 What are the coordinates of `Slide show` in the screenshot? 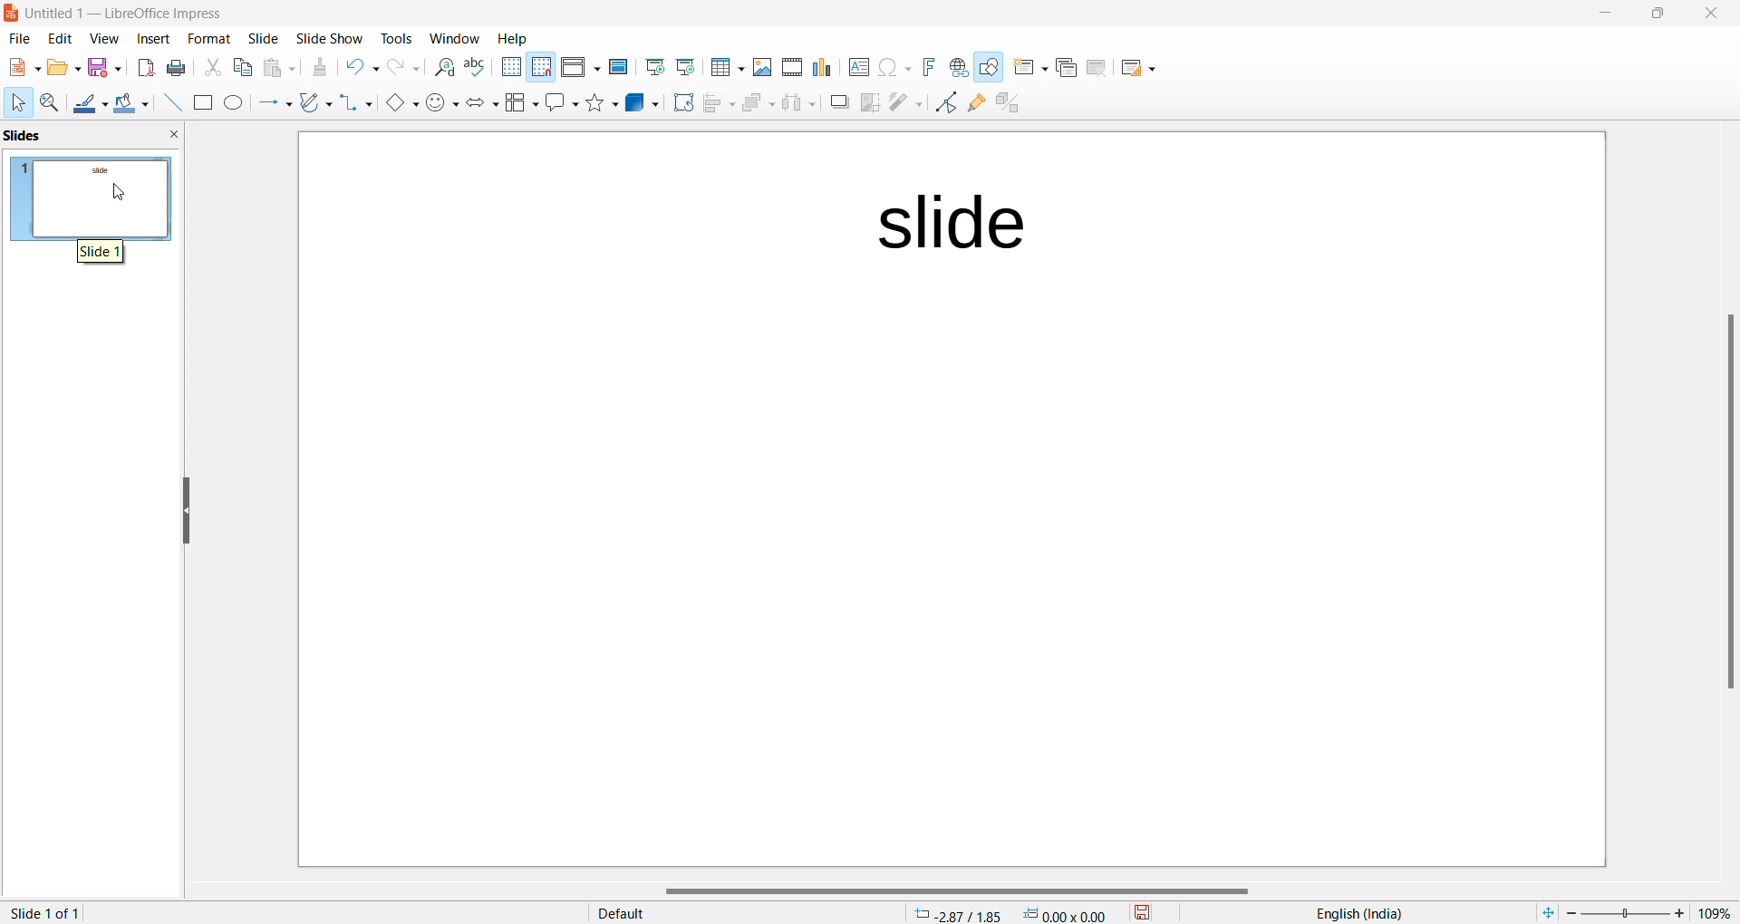 It's located at (328, 36).